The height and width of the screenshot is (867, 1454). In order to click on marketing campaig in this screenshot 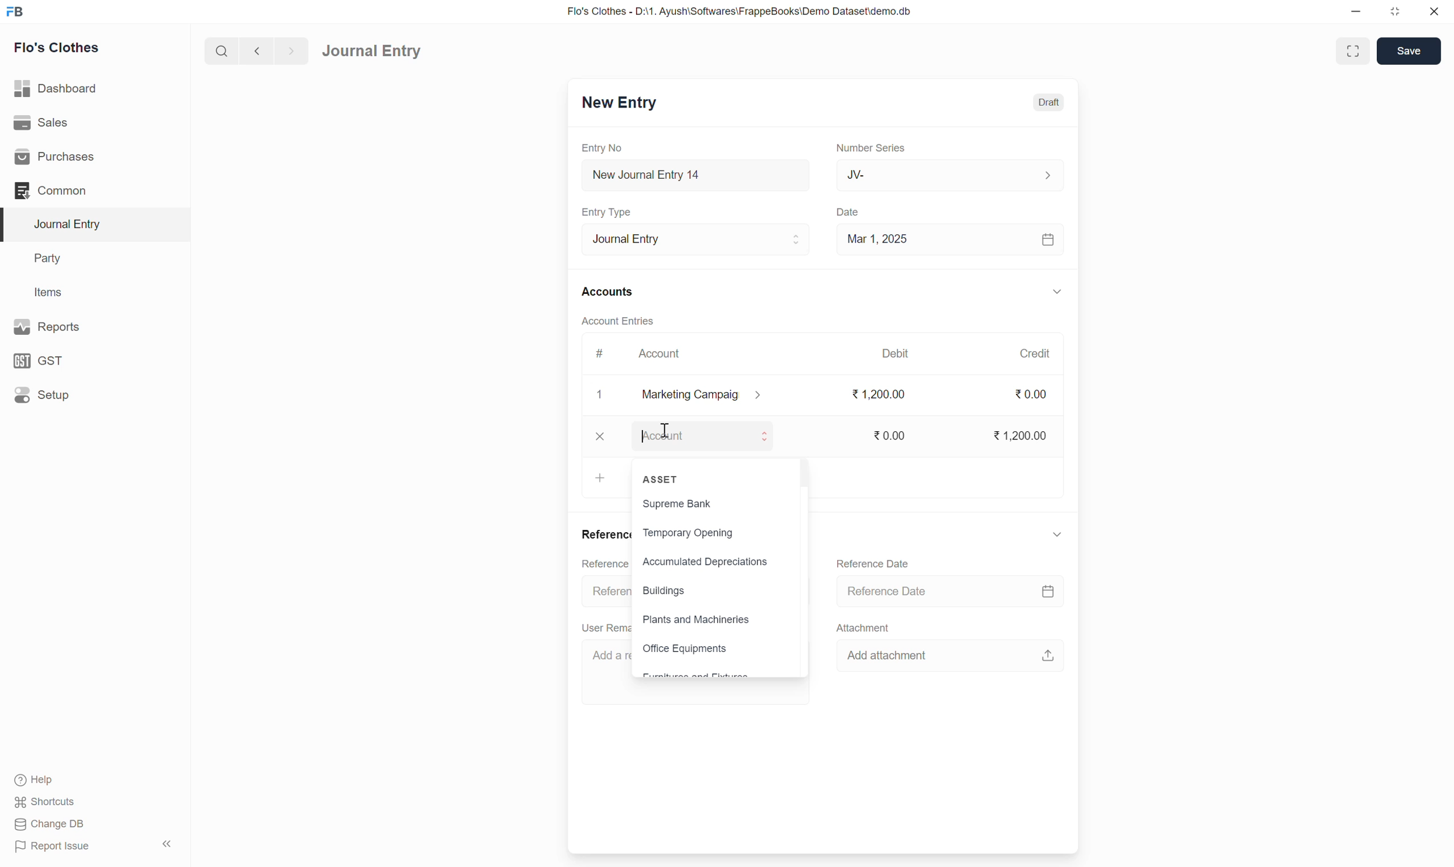, I will do `click(710, 396)`.